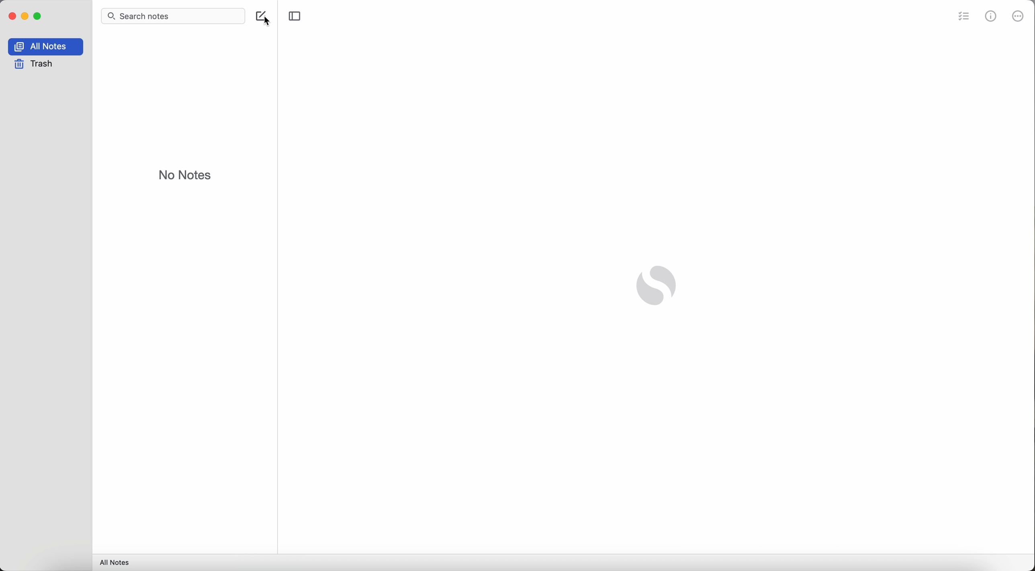 This screenshot has height=571, width=1035. Describe the element at coordinates (39, 16) in the screenshot. I see `maximize` at that location.